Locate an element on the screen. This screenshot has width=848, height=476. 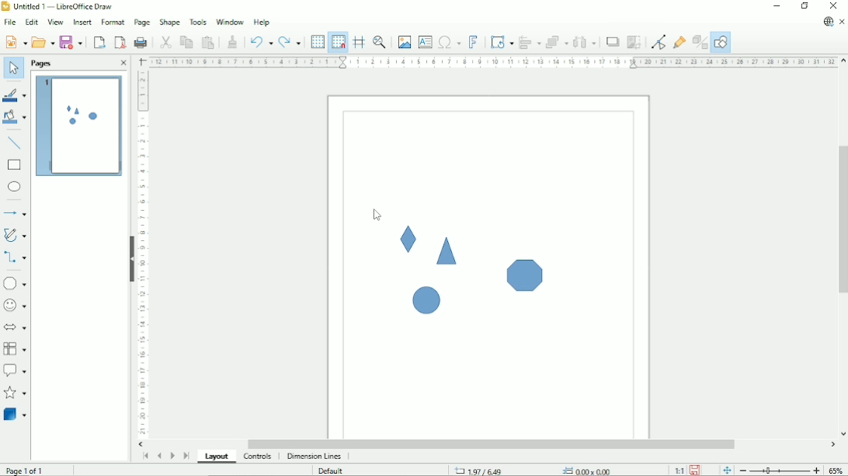
New is located at coordinates (16, 41).